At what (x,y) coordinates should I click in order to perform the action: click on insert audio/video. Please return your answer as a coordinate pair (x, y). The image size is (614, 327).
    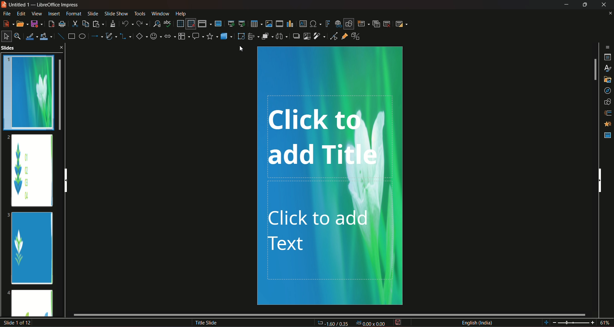
    Looking at the image, I should click on (280, 24).